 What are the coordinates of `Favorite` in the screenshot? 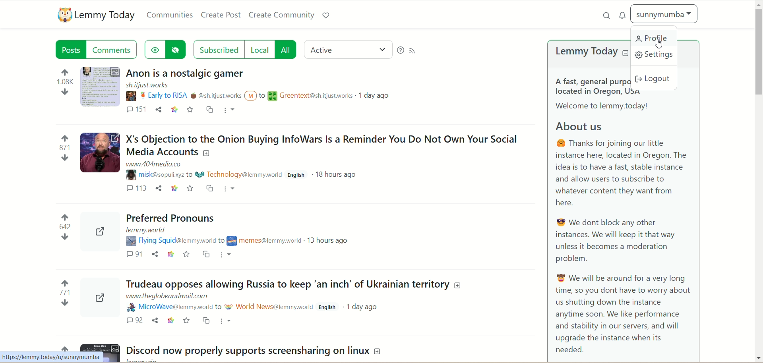 It's located at (188, 321).